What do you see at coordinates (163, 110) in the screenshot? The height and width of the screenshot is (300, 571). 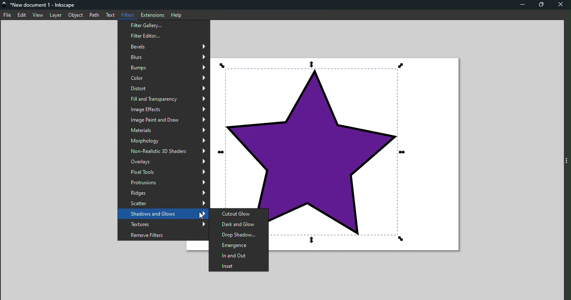 I see `Image effects` at bounding box center [163, 110].